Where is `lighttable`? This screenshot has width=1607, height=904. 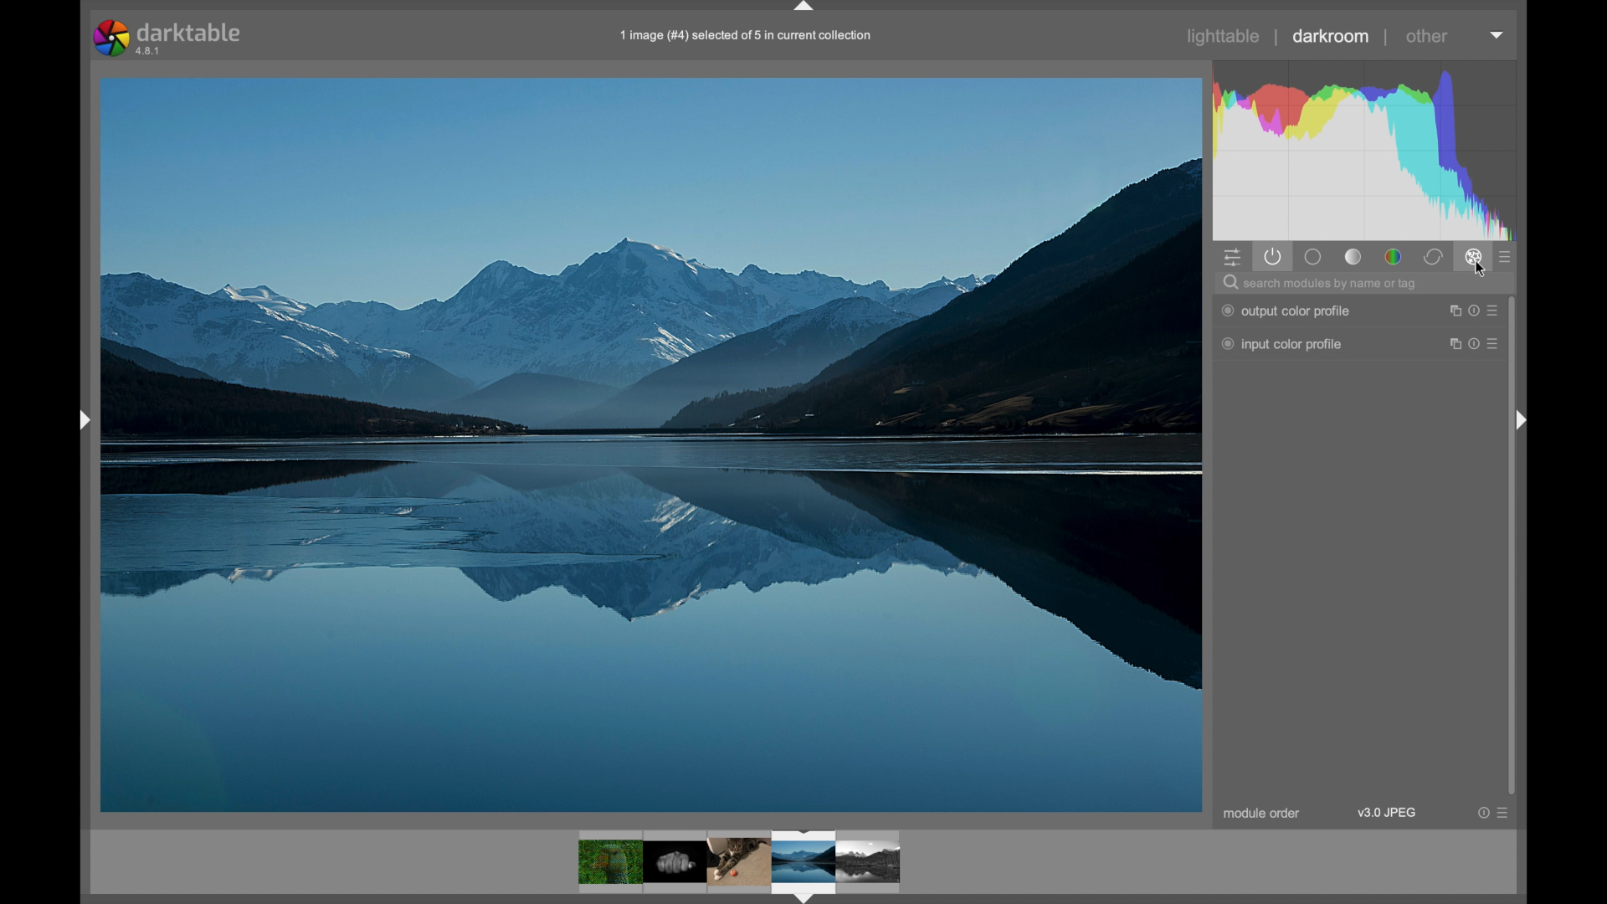 lighttable is located at coordinates (1225, 37).